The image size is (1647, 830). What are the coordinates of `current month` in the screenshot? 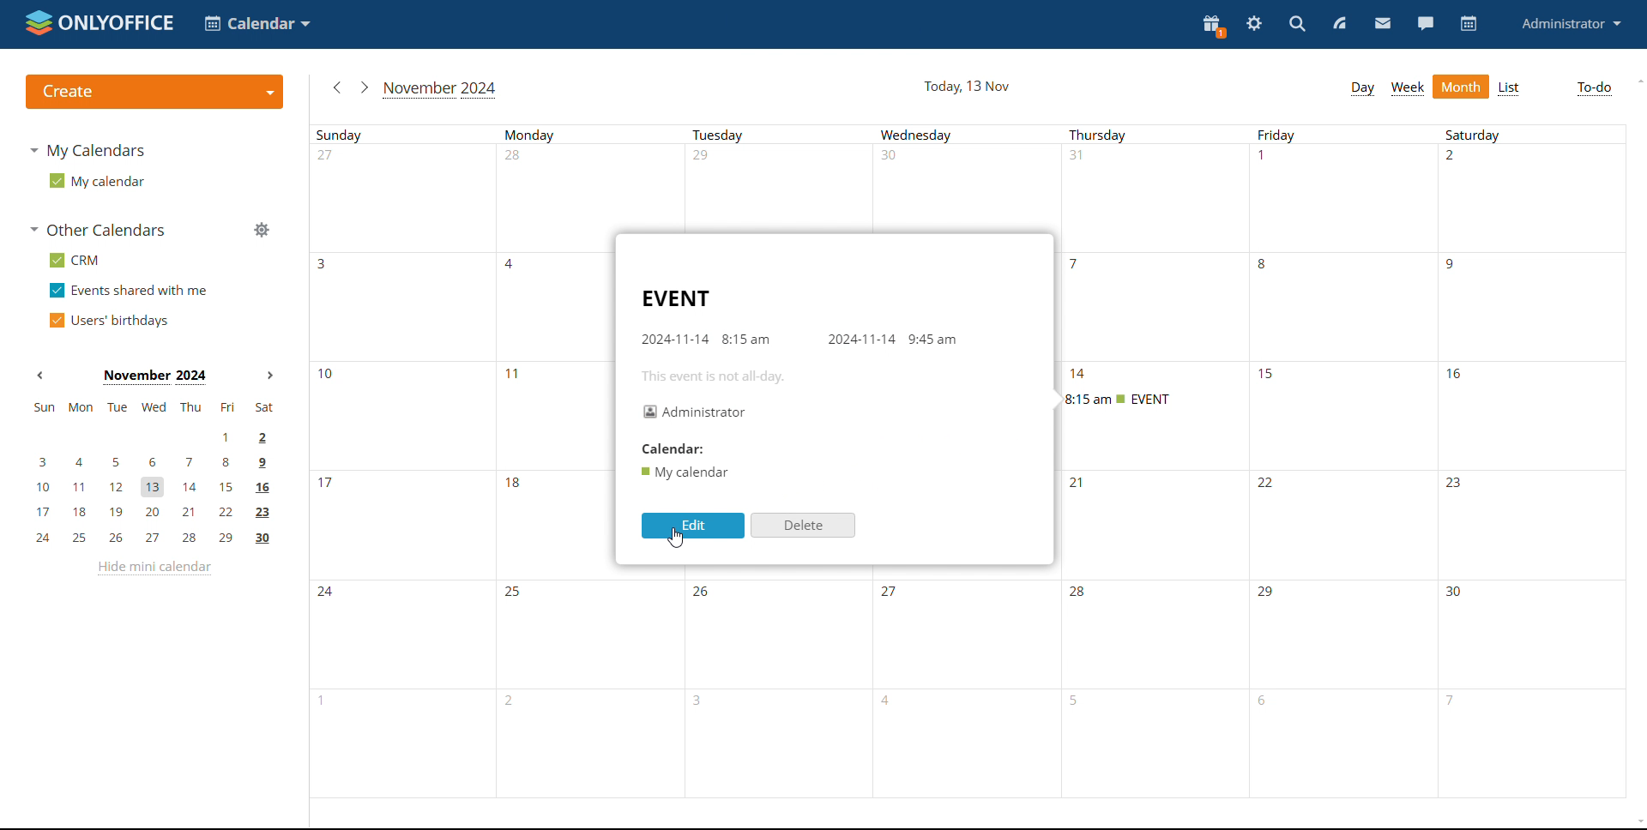 It's located at (441, 89).